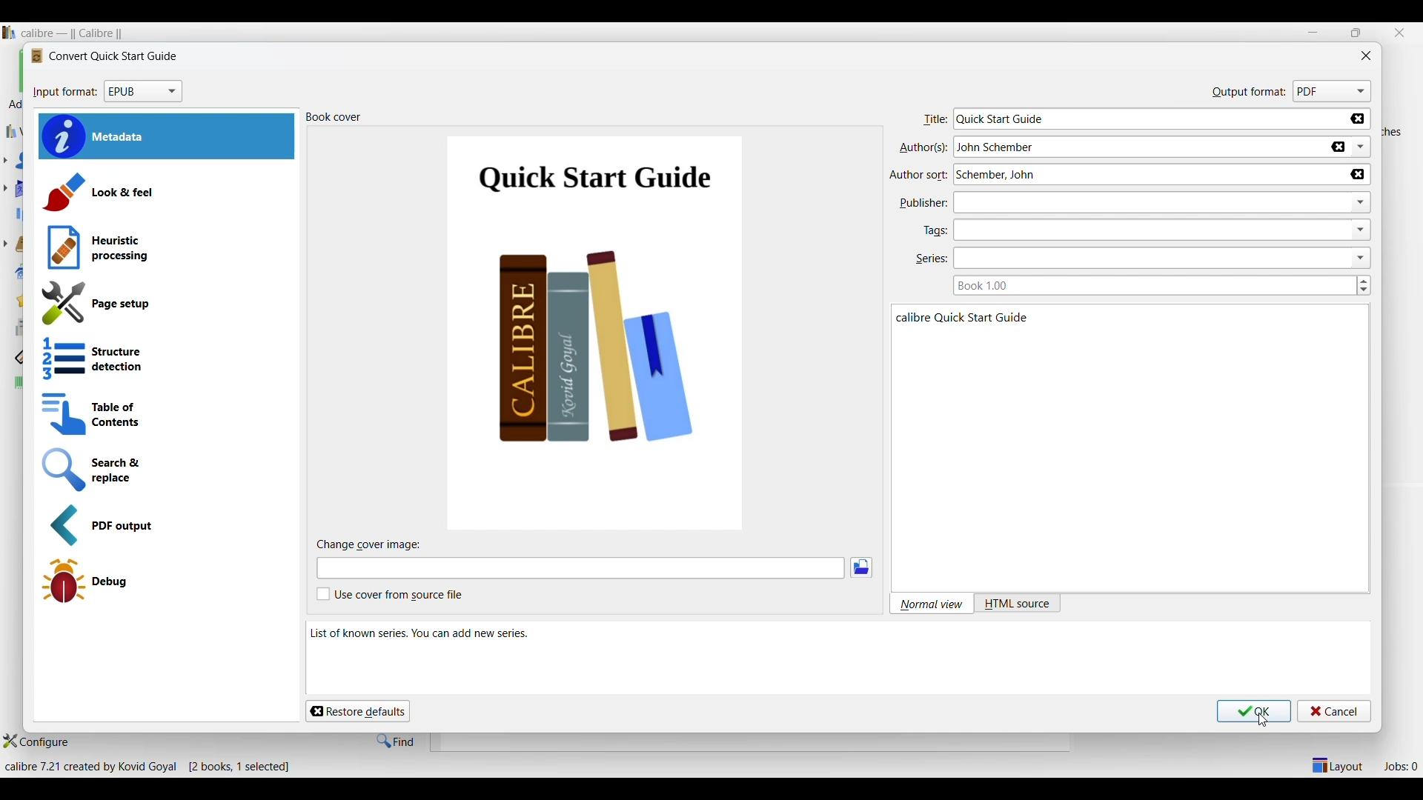 This screenshot has height=800, width=1423. Describe the element at coordinates (932, 604) in the screenshot. I see `Normal view` at that location.